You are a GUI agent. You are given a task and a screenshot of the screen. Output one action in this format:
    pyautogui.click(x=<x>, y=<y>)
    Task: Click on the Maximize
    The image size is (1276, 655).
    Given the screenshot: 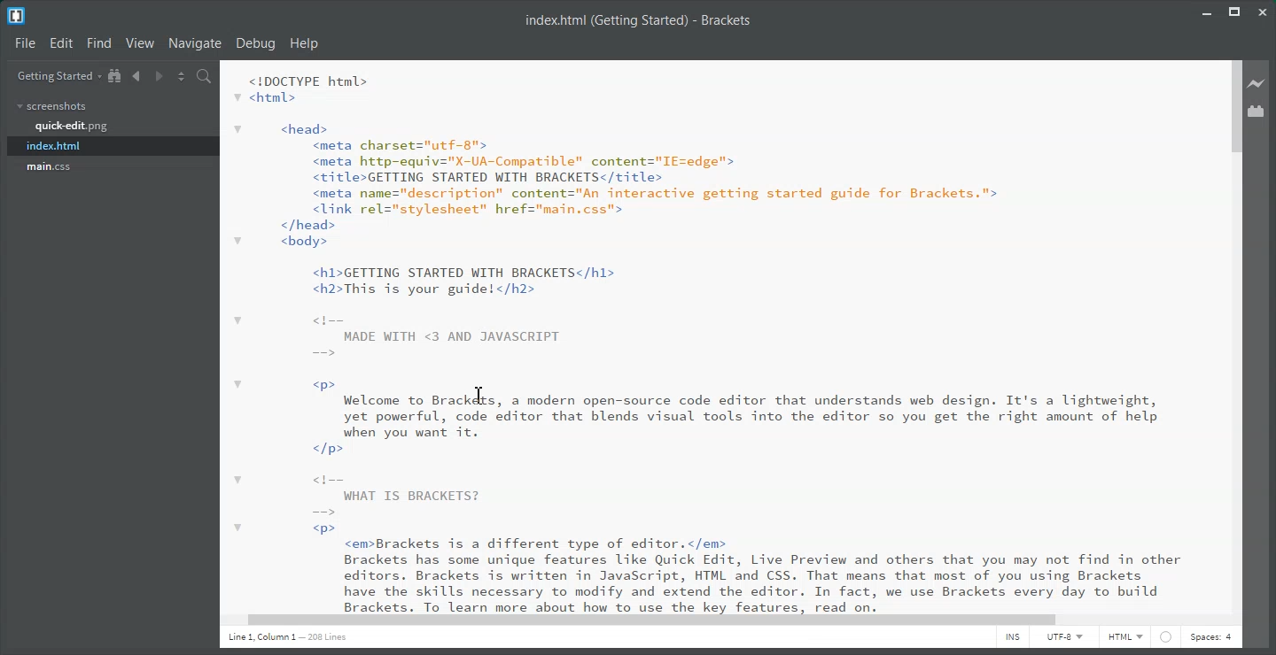 What is the action you would take?
    pyautogui.click(x=1237, y=12)
    